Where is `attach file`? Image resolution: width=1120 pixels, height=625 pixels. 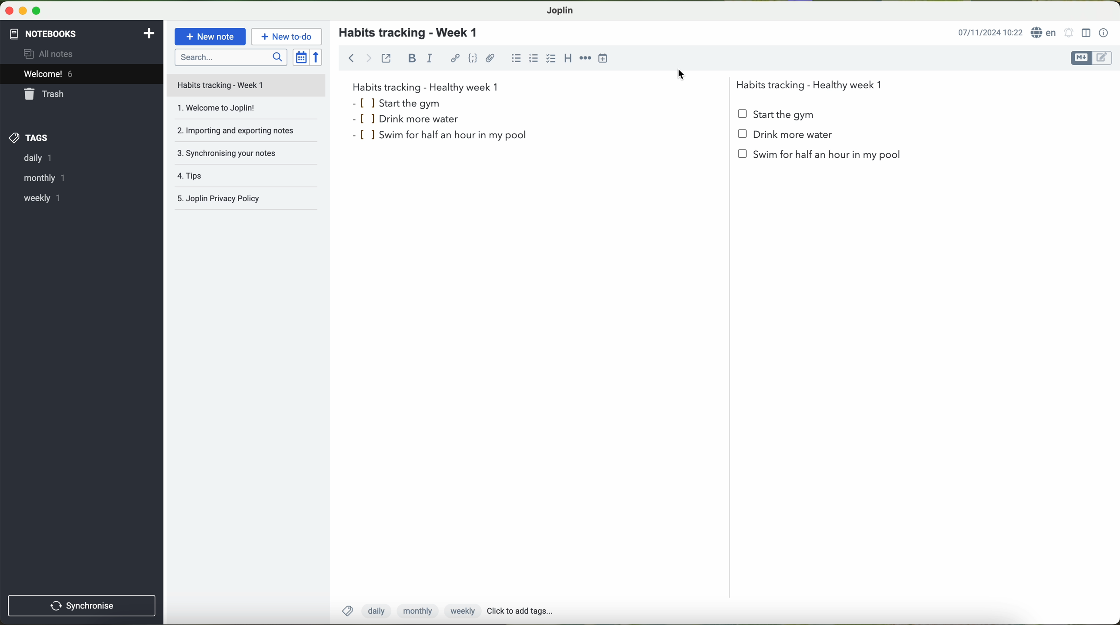 attach file is located at coordinates (491, 58).